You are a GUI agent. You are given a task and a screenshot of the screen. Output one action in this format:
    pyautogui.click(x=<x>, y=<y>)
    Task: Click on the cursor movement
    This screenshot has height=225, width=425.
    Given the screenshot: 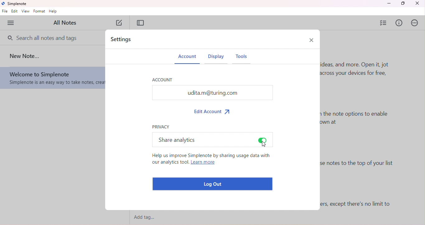 What is the action you would take?
    pyautogui.click(x=264, y=144)
    